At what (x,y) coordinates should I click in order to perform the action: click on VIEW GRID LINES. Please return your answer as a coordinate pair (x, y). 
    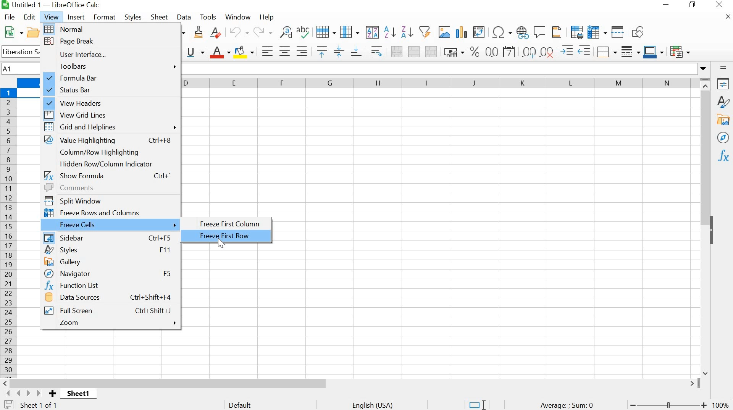
    Looking at the image, I should click on (112, 114).